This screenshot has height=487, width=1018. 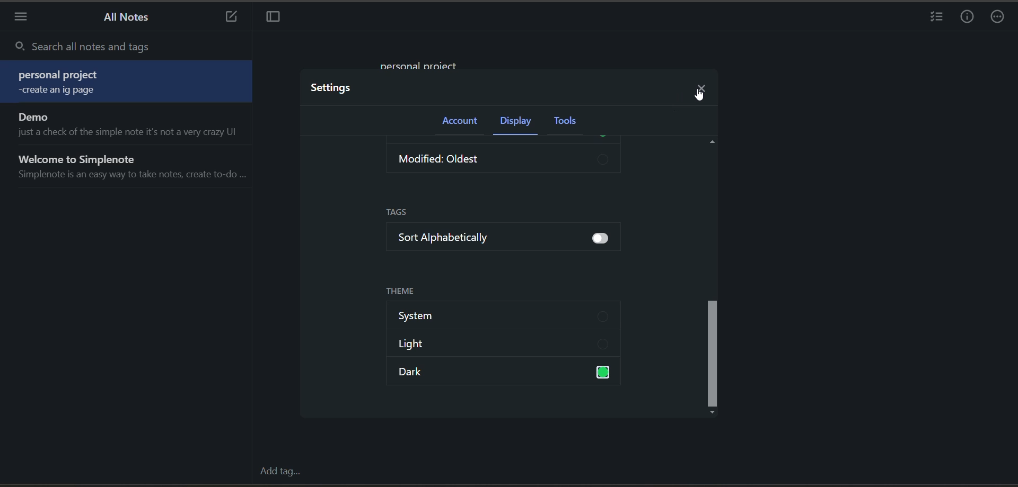 What do you see at coordinates (130, 83) in the screenshot?
I see `note 1` at bounding box center [130, 83].